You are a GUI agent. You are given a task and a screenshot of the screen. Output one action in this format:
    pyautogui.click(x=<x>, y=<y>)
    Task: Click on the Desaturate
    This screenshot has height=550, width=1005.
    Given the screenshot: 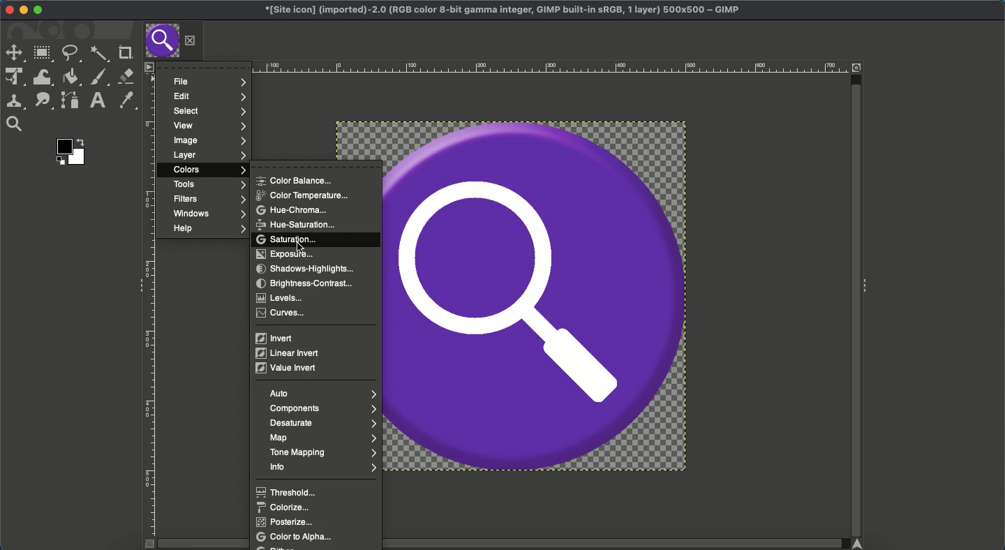 What is the action you would take?
    pyautogui.click(x=326, y=423)
    